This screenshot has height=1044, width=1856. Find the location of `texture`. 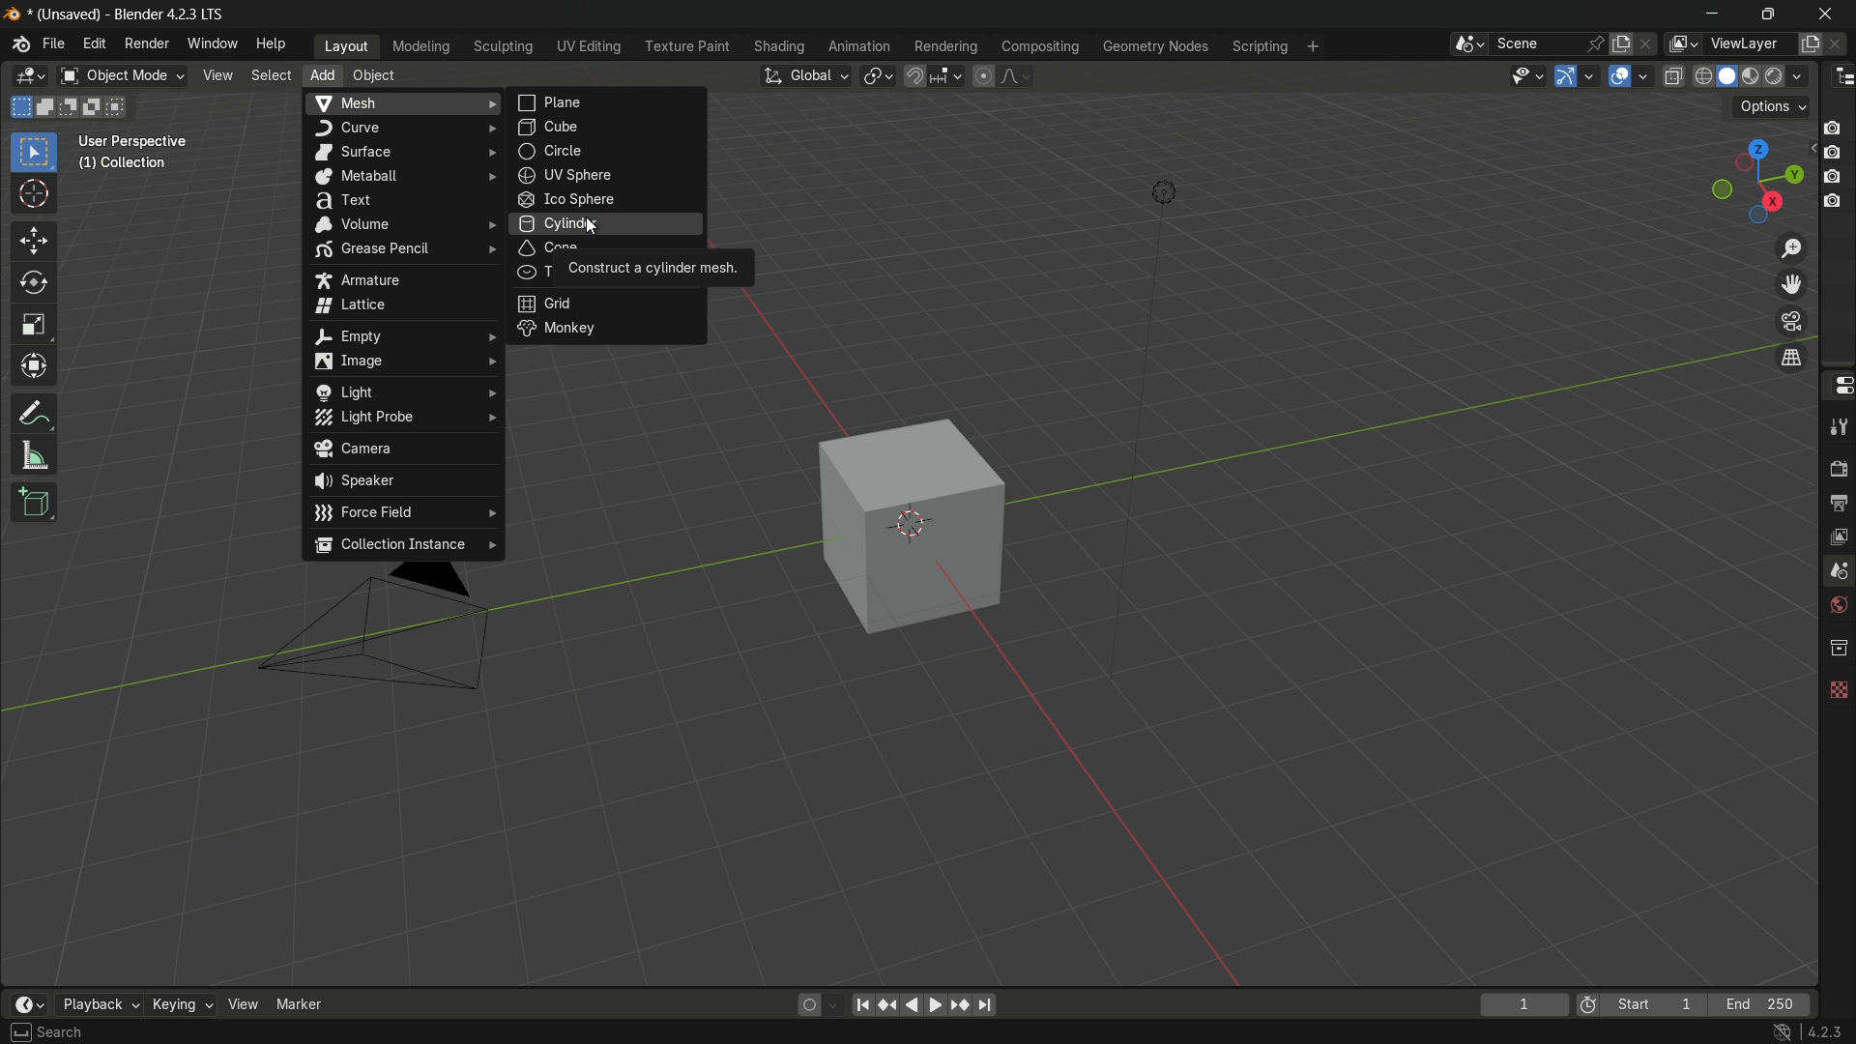

texture is located at coordinates (1837, 689).